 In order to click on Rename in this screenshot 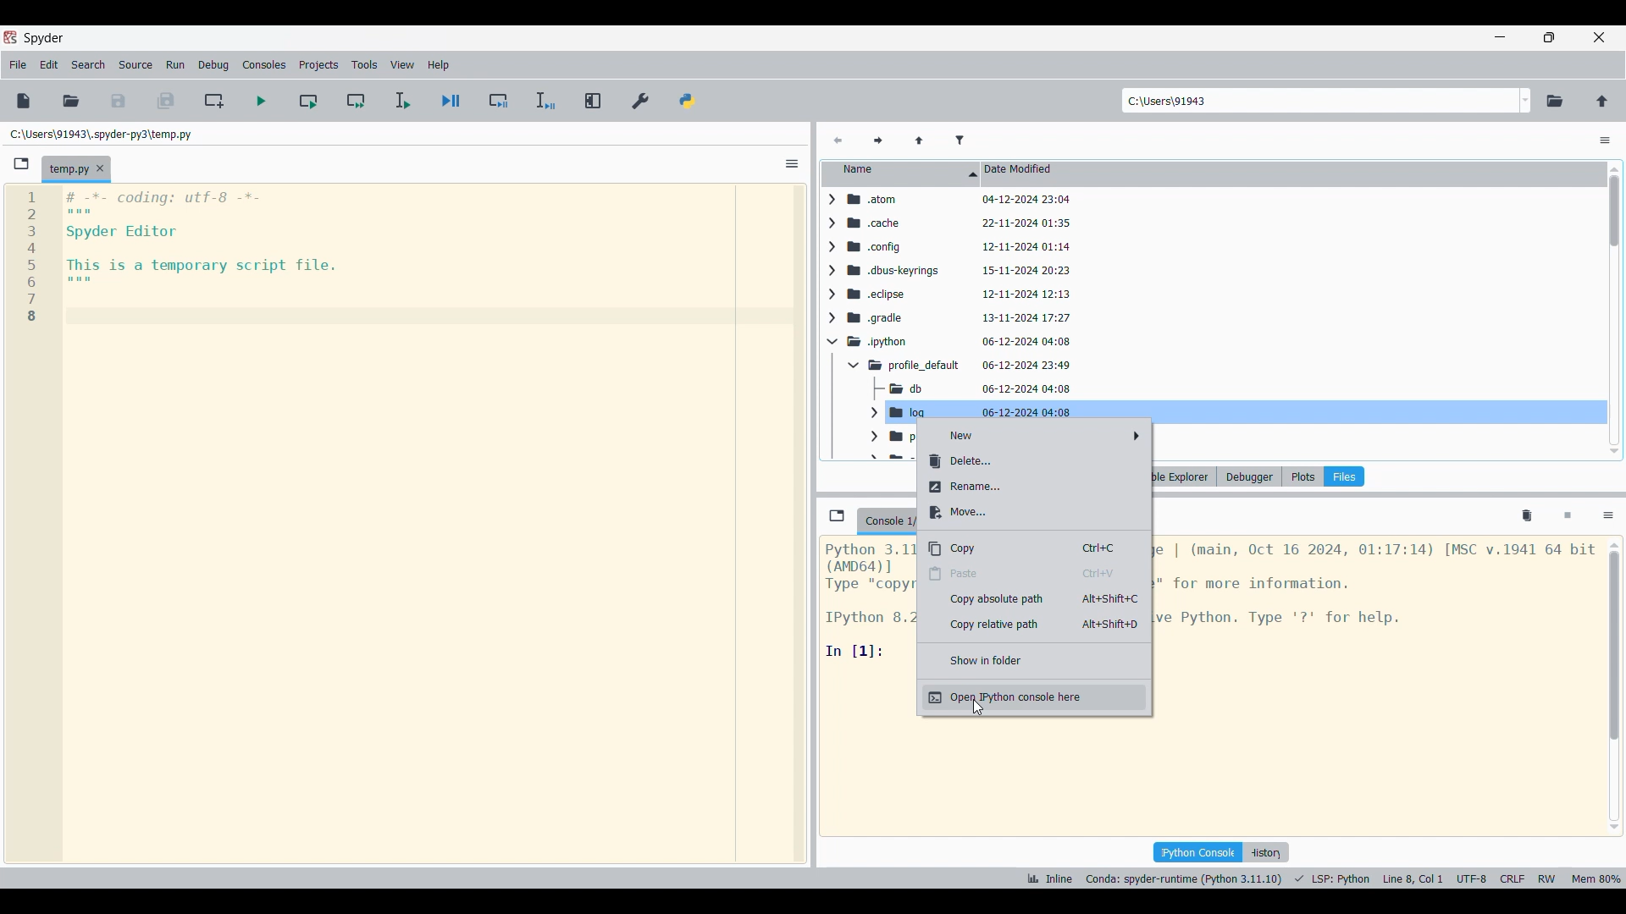, I will do `click(1033, 487)`.